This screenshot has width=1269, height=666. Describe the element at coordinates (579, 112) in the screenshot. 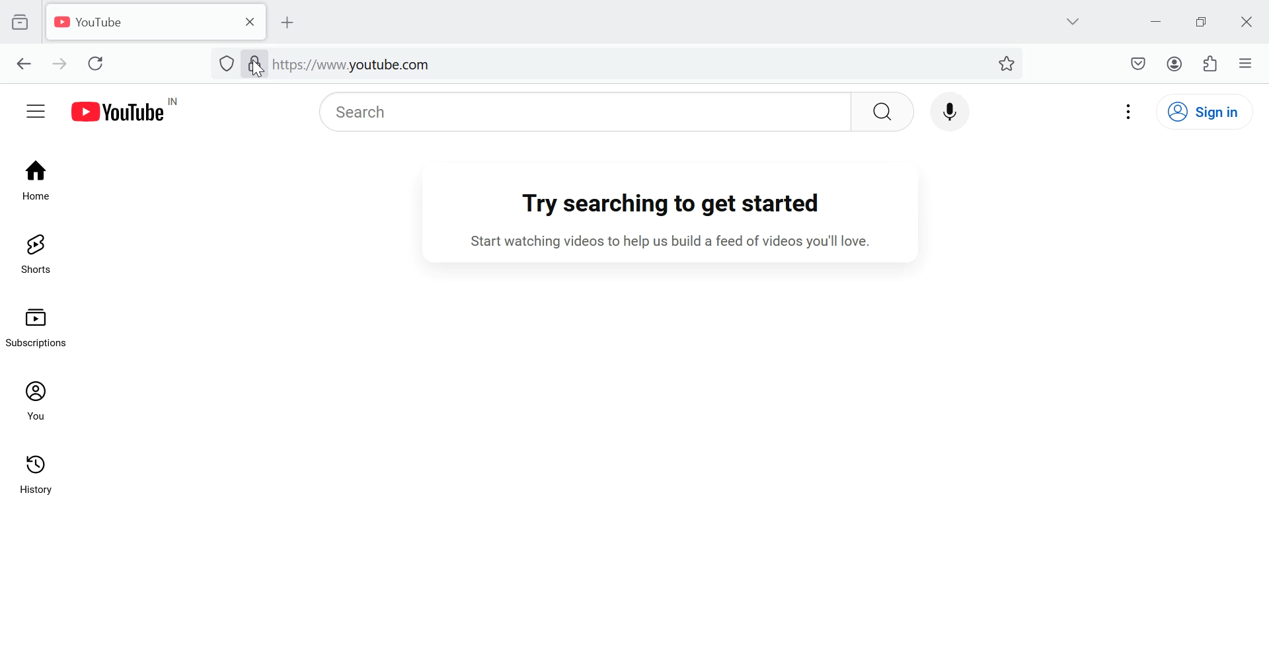

I see `Search field` at that location.